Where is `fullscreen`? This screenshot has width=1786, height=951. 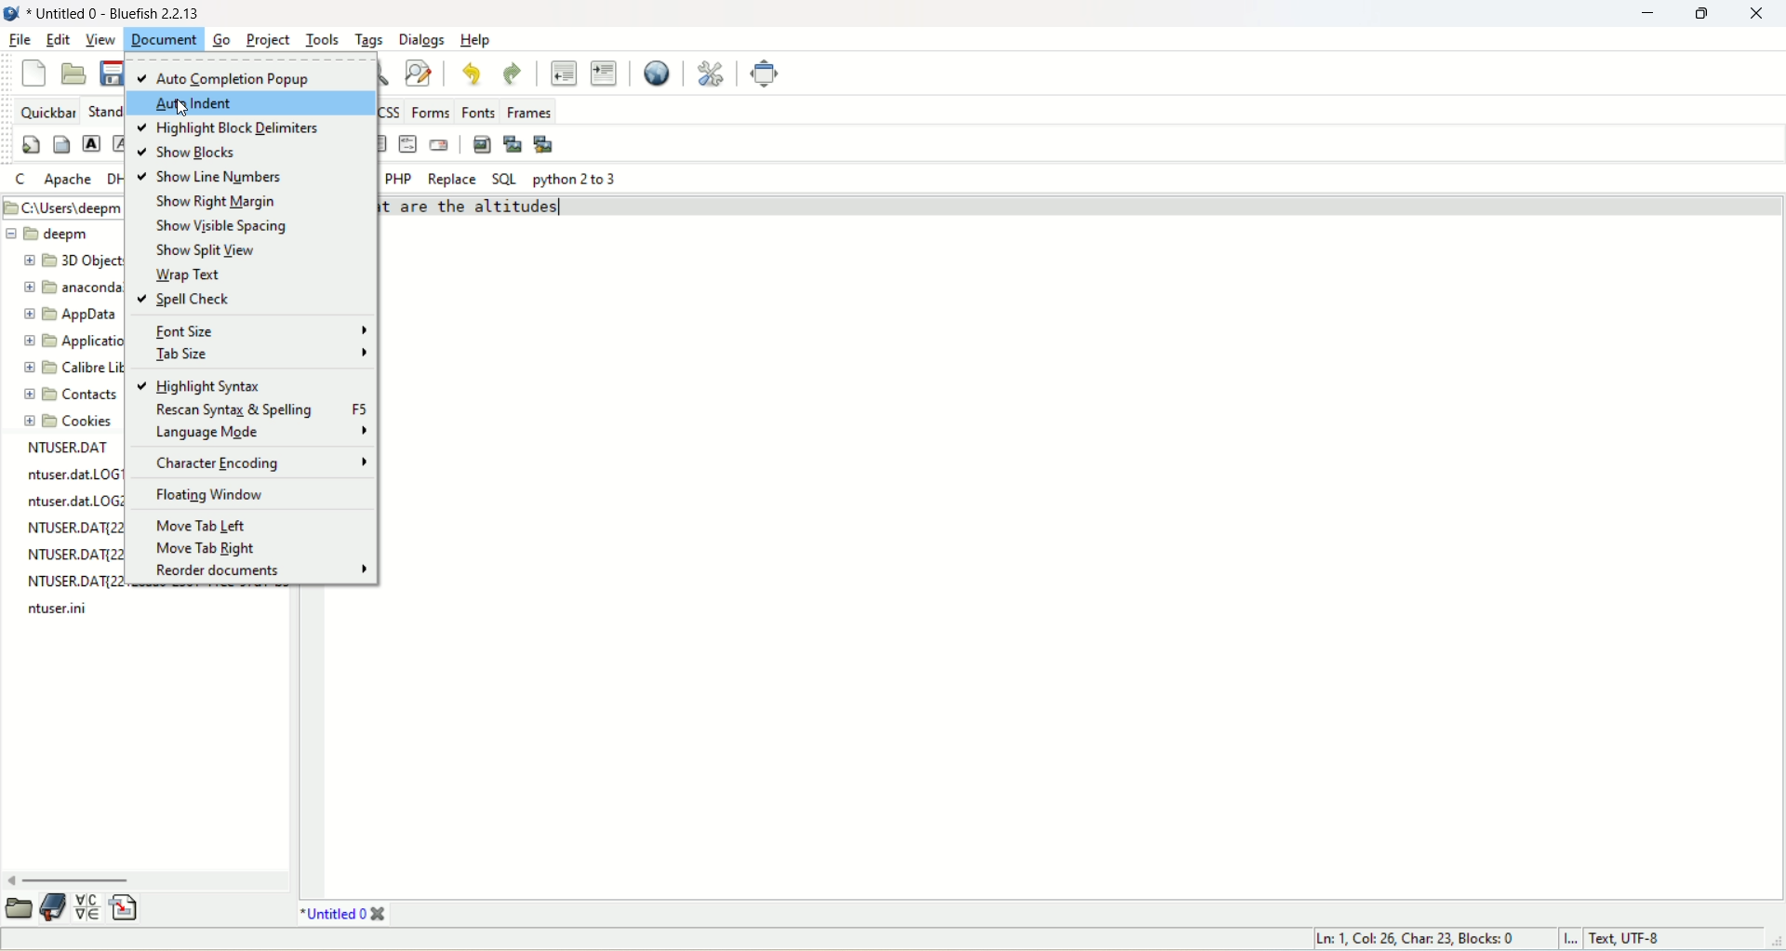
fullscreen is located at coordinates (766, 74).